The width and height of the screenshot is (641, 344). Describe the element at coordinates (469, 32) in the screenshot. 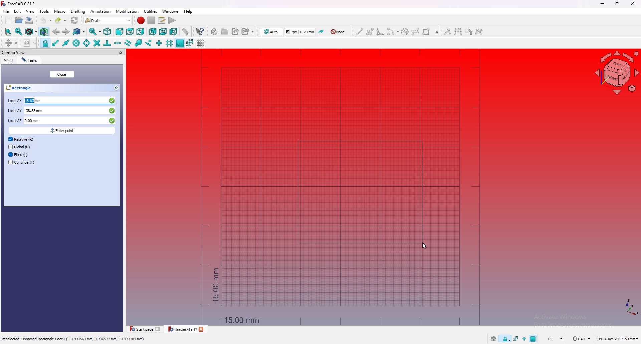

I see `label` at that location.